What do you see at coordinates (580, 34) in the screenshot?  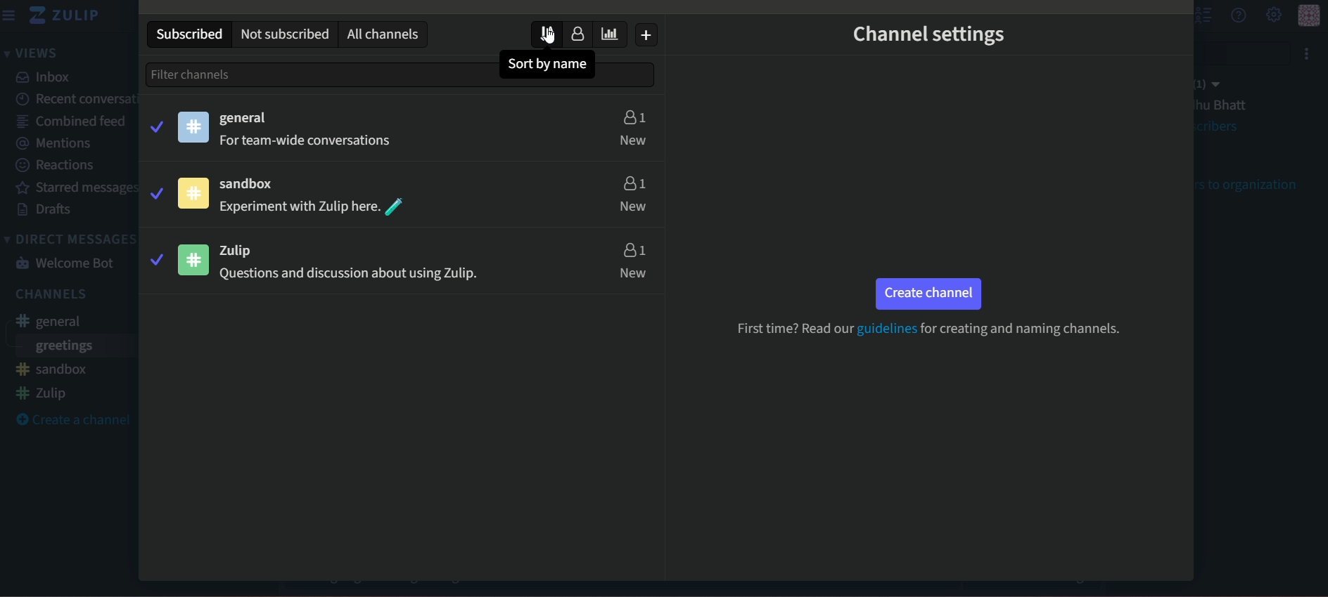 I see `sort by user` at bounding box center [580, 34].